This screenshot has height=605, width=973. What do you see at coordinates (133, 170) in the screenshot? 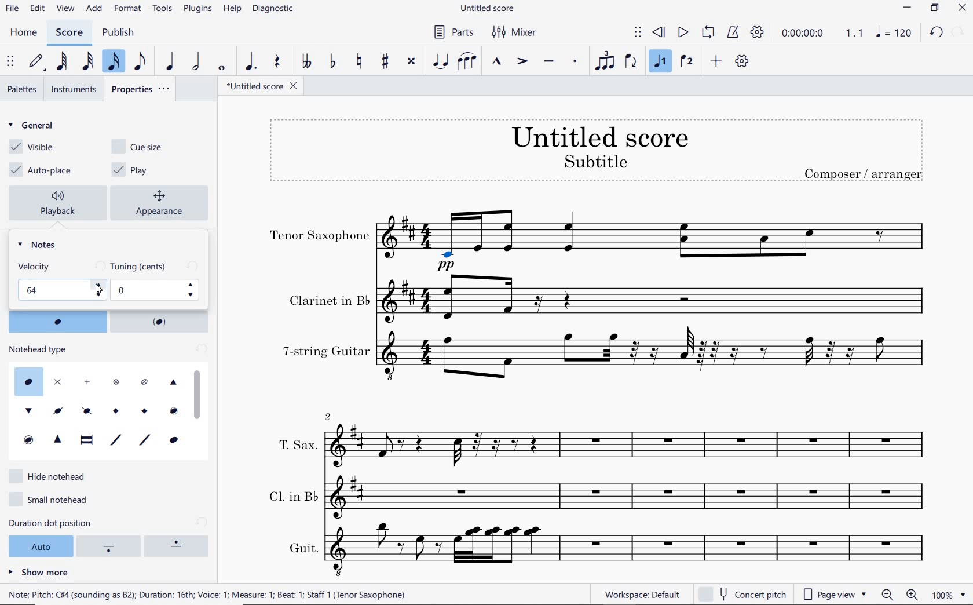
I see `play` at bounding box center [133, 170].